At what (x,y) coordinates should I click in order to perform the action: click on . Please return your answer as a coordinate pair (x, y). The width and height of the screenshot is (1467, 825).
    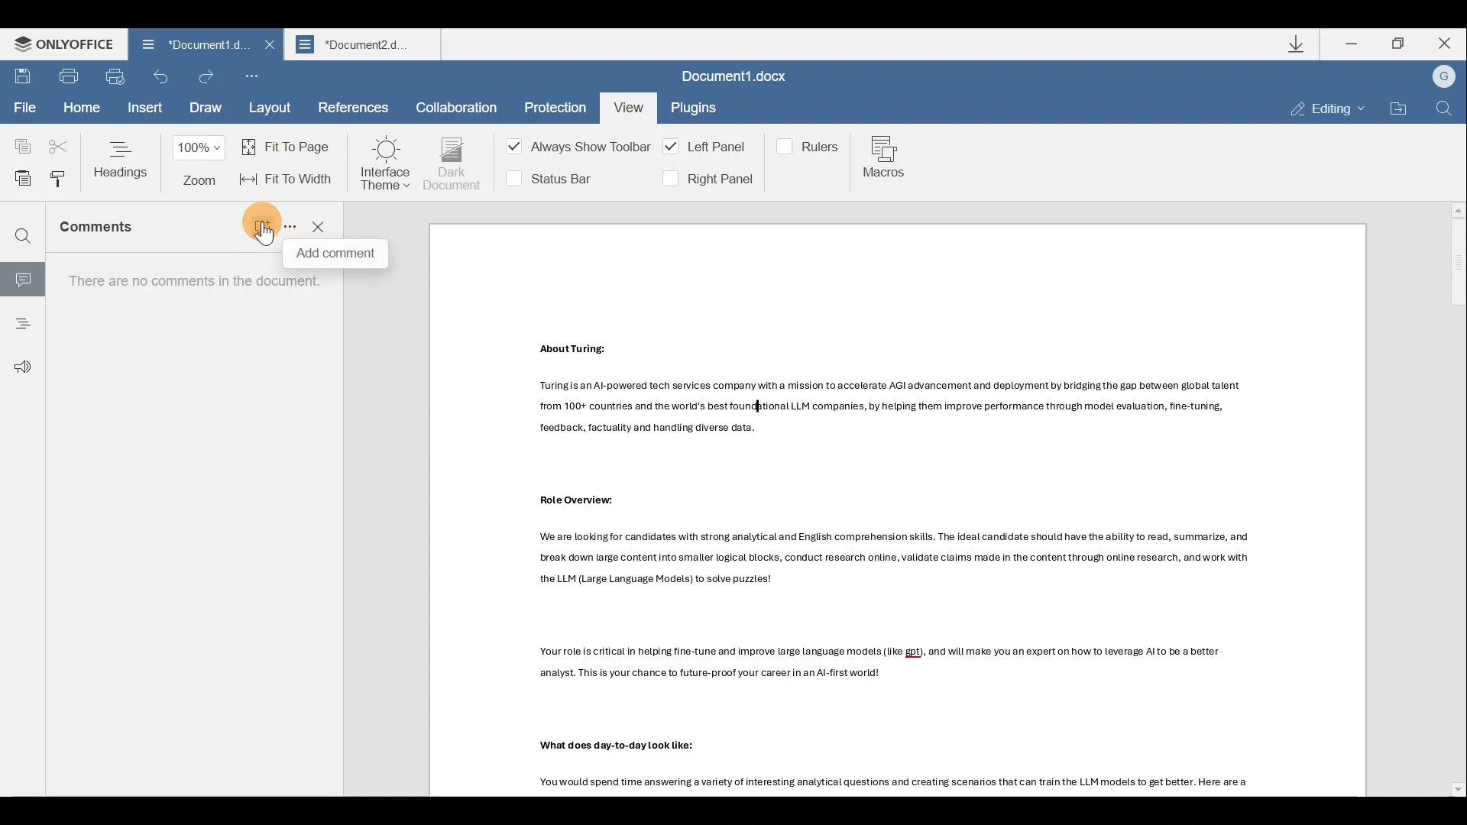
    Looking at the image, I should click on (892, 407).